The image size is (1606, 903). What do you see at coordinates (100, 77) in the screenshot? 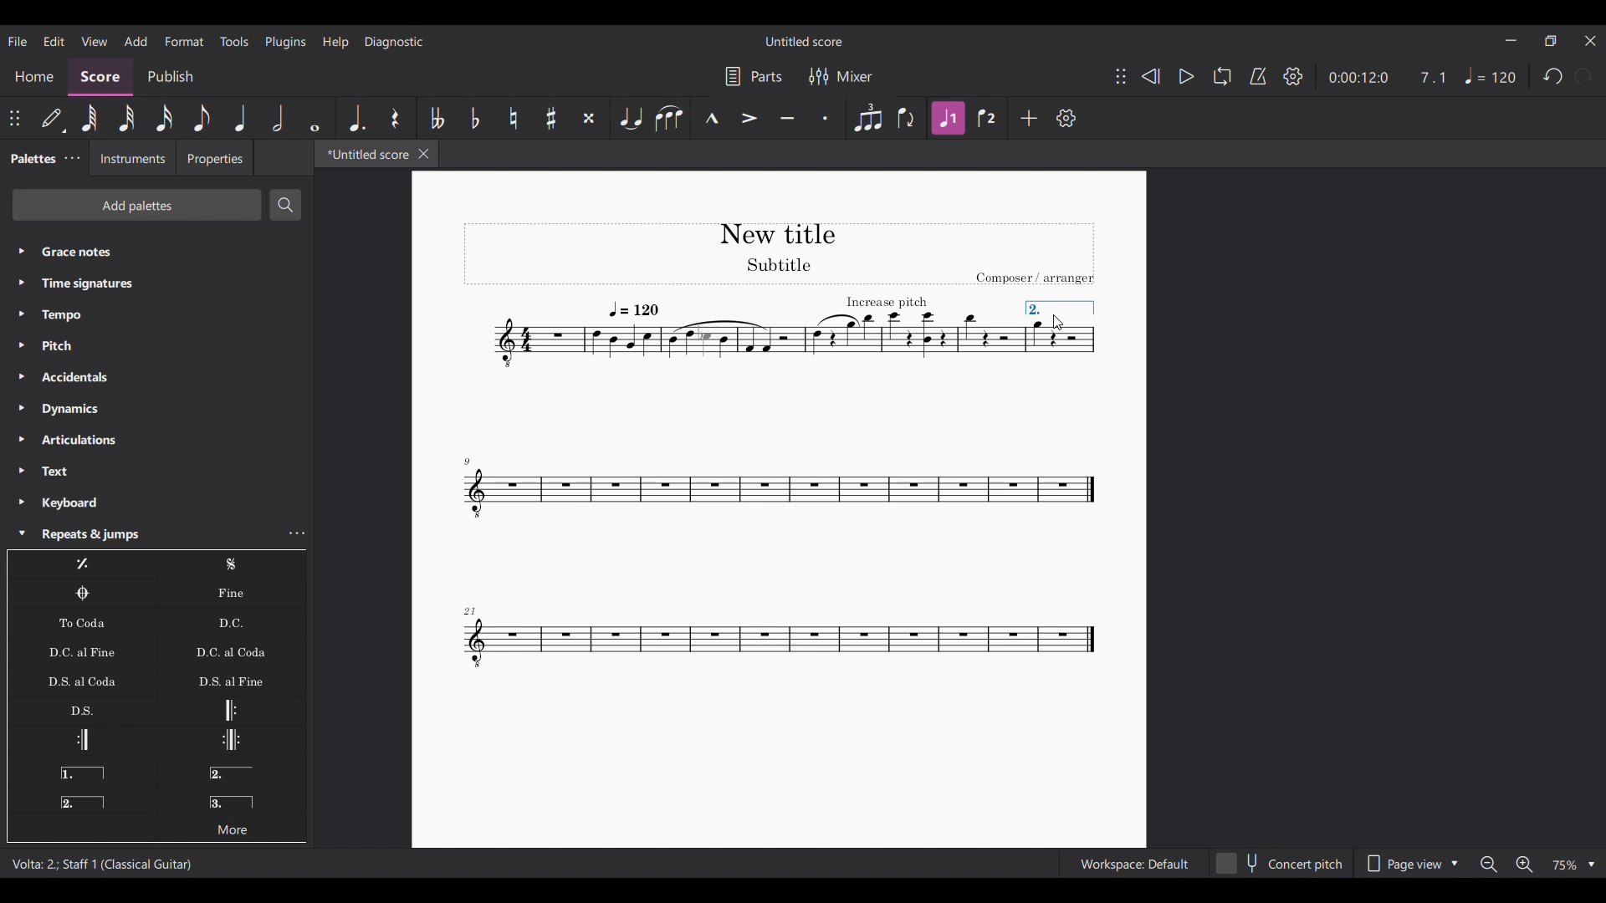
I see `Score, current section highlighted` at bounding box center [100, 77].